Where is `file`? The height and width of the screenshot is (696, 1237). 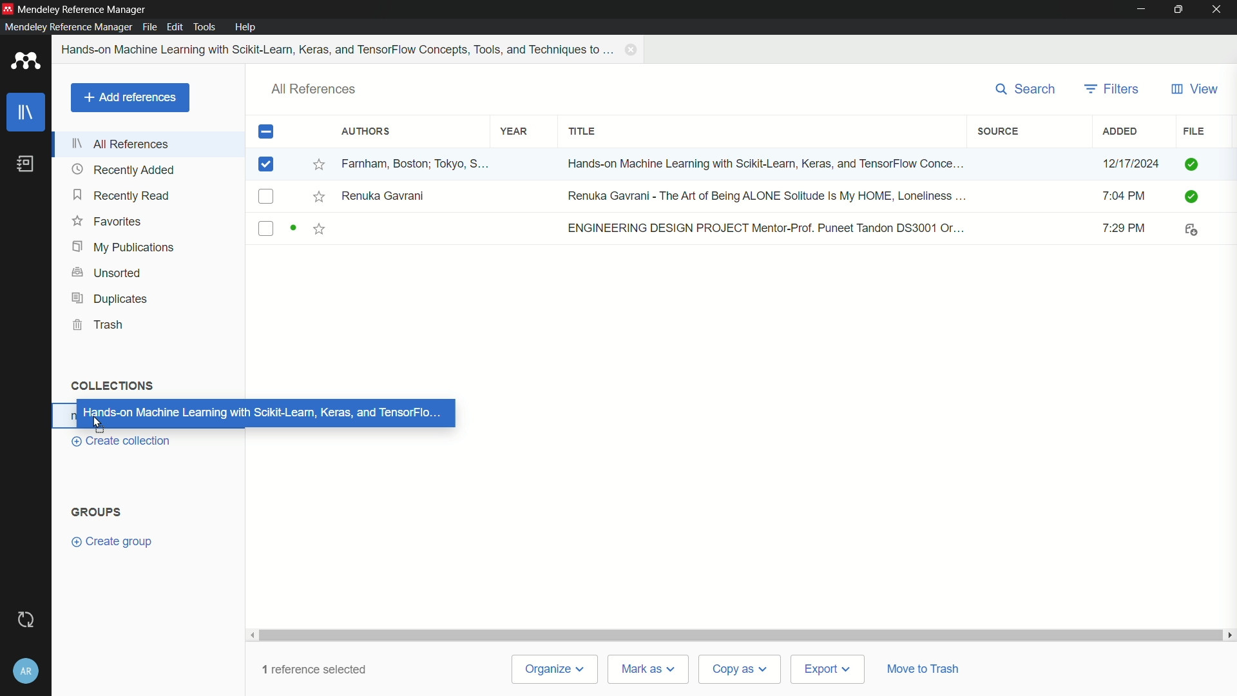
file is located at coordinates (1193, 131).